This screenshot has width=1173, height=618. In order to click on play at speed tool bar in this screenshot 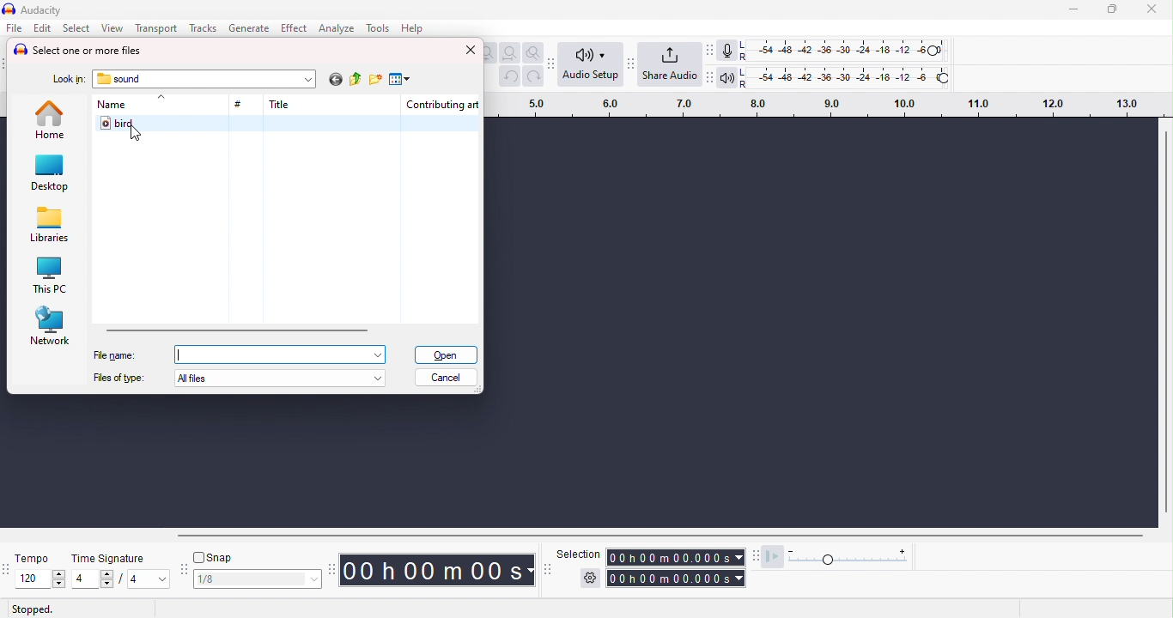, I will do `click(758, 557)`.